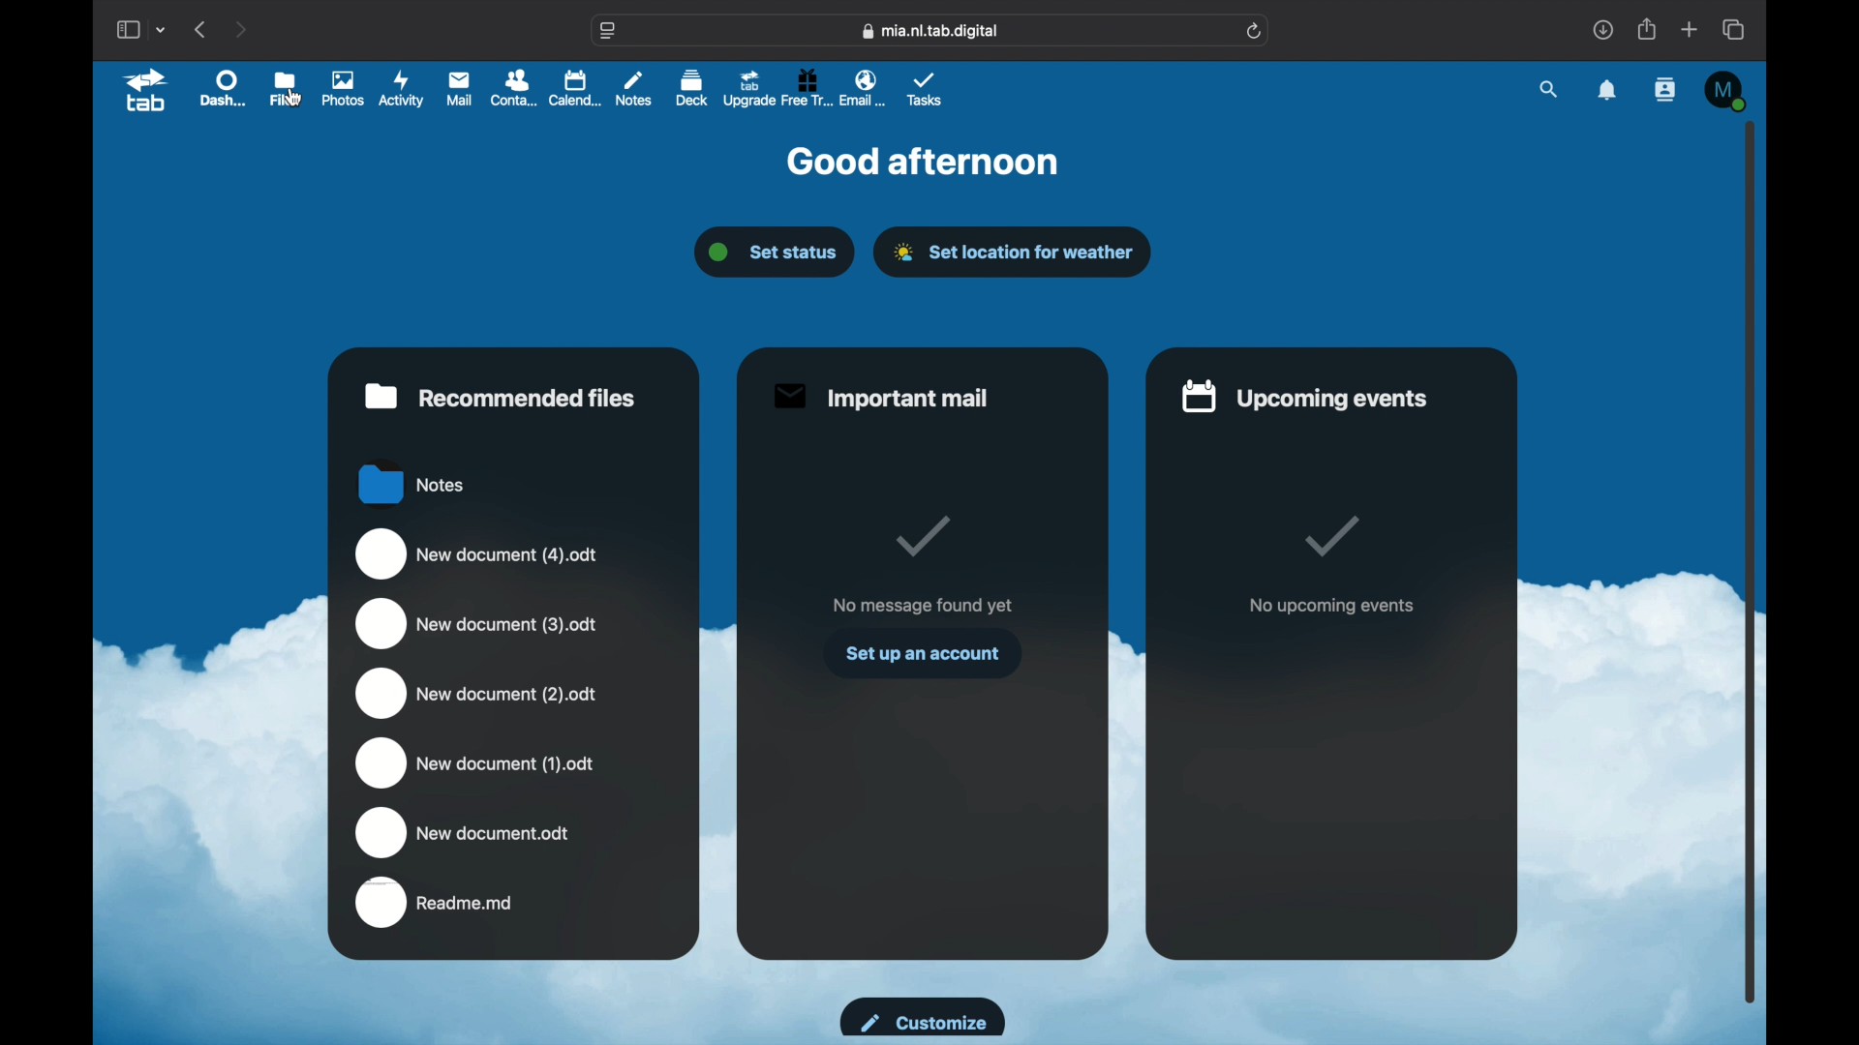 The height and width of the screenshot is (1045, 1859). What do you see at coordinates (474, 695) in the screenshot?
I see `new document` at bounding box center [474, 695].